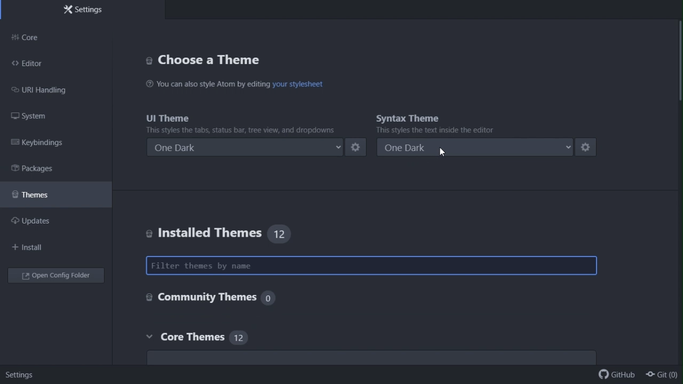 This screenshot has width=683, height=384. Describe the element at coordinates (59, 277) in the screenshot. I see `Open config folder` at that location.